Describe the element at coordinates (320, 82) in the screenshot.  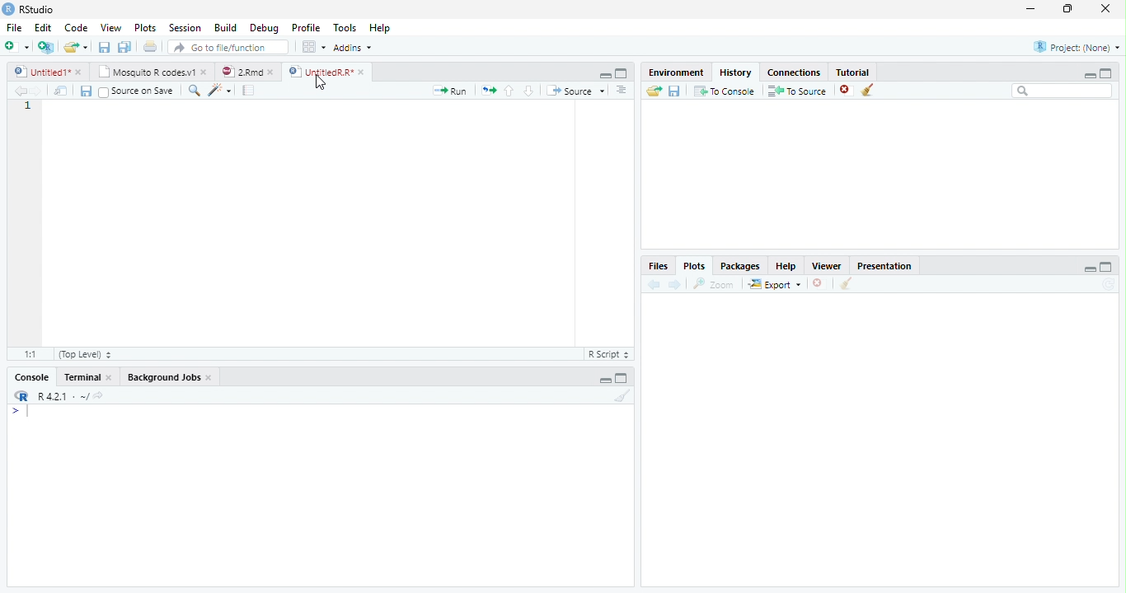
I see `Cursor` at that location.